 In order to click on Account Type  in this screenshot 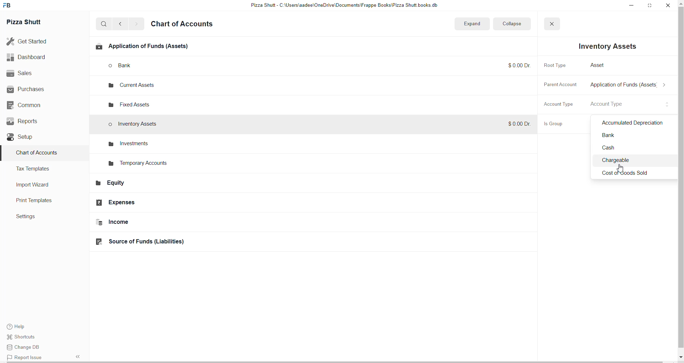, I will do `click(557, 106)`.